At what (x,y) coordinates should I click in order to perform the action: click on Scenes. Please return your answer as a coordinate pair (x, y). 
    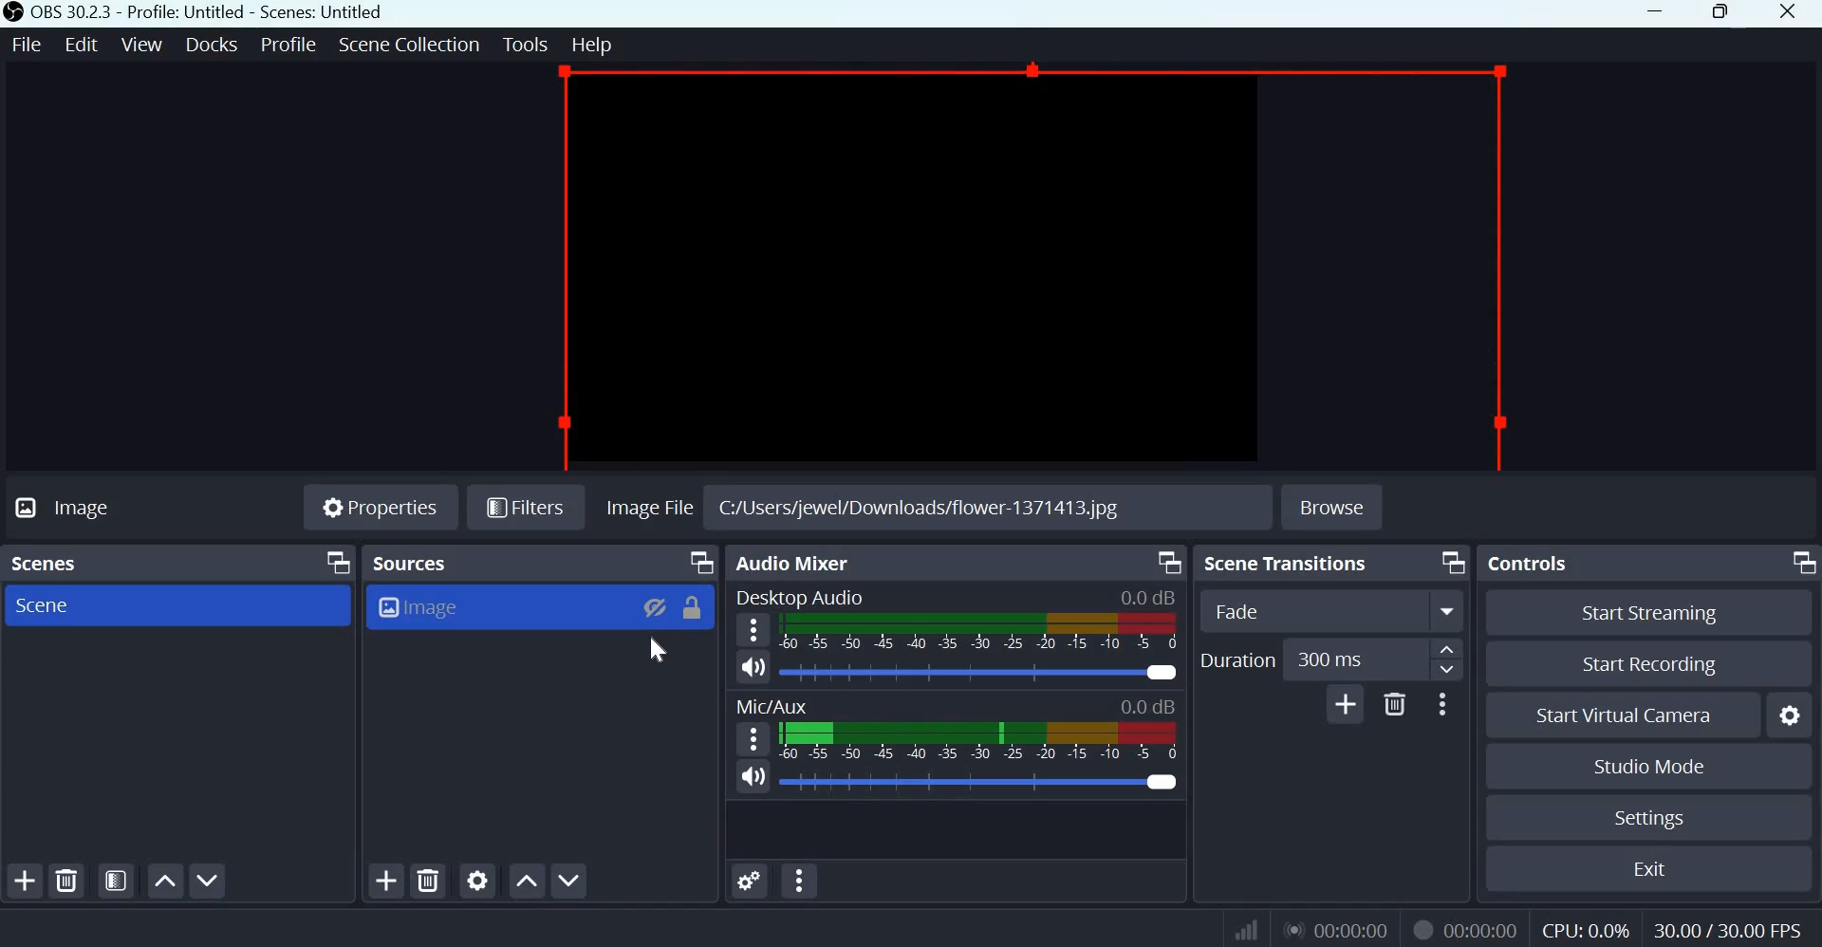
    Looking at the image, I should click on (93, 565).